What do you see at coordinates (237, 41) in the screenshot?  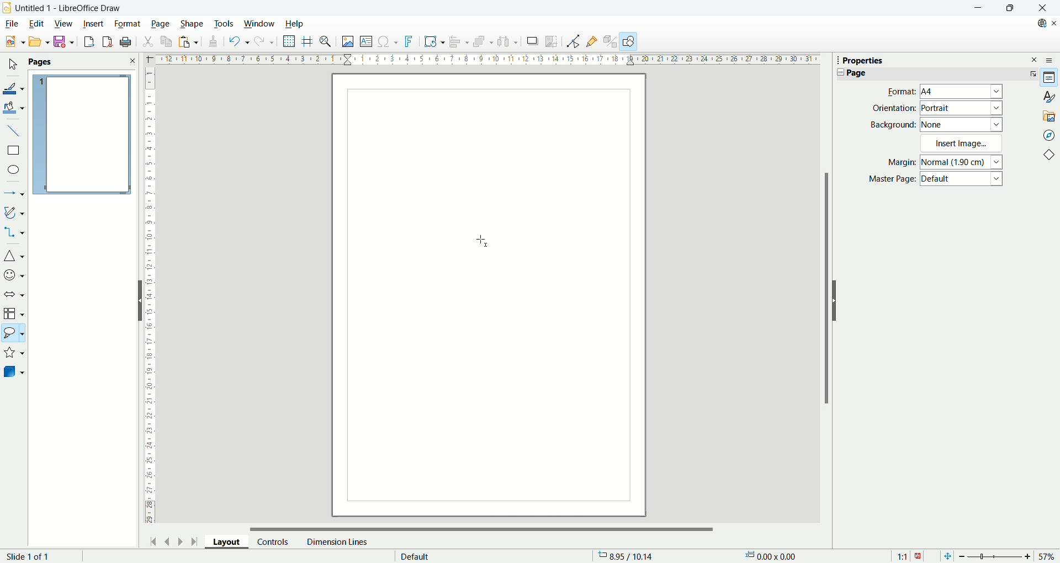 I see `undo` at bounding box center [237, 41].